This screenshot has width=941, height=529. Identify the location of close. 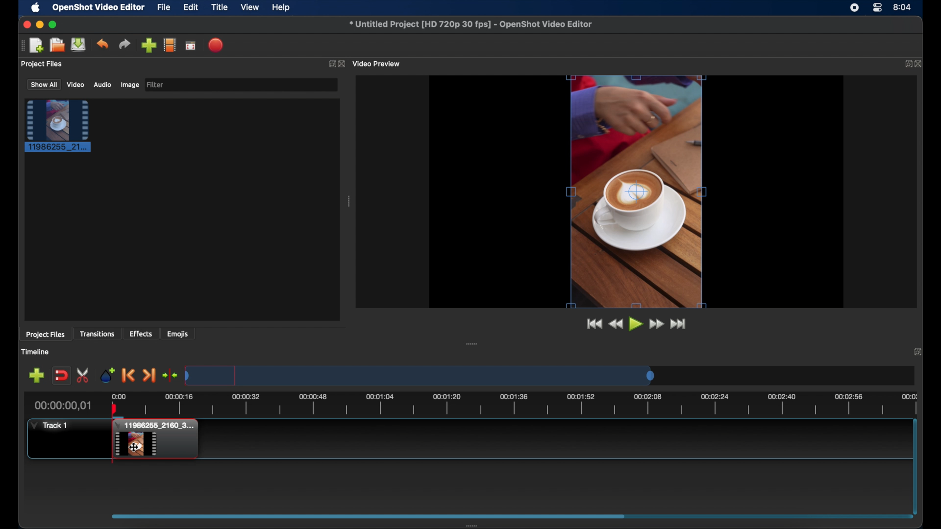
(916, 352).